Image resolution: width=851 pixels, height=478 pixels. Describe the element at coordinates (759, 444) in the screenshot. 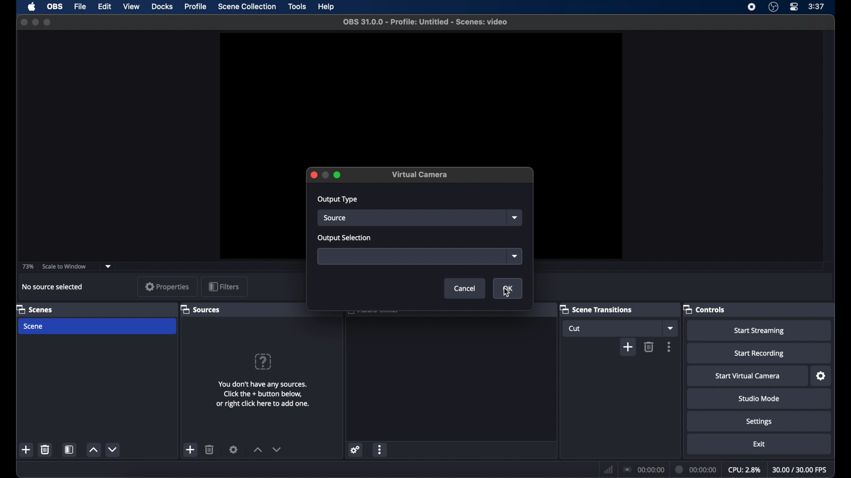

I see `exit` at that location.